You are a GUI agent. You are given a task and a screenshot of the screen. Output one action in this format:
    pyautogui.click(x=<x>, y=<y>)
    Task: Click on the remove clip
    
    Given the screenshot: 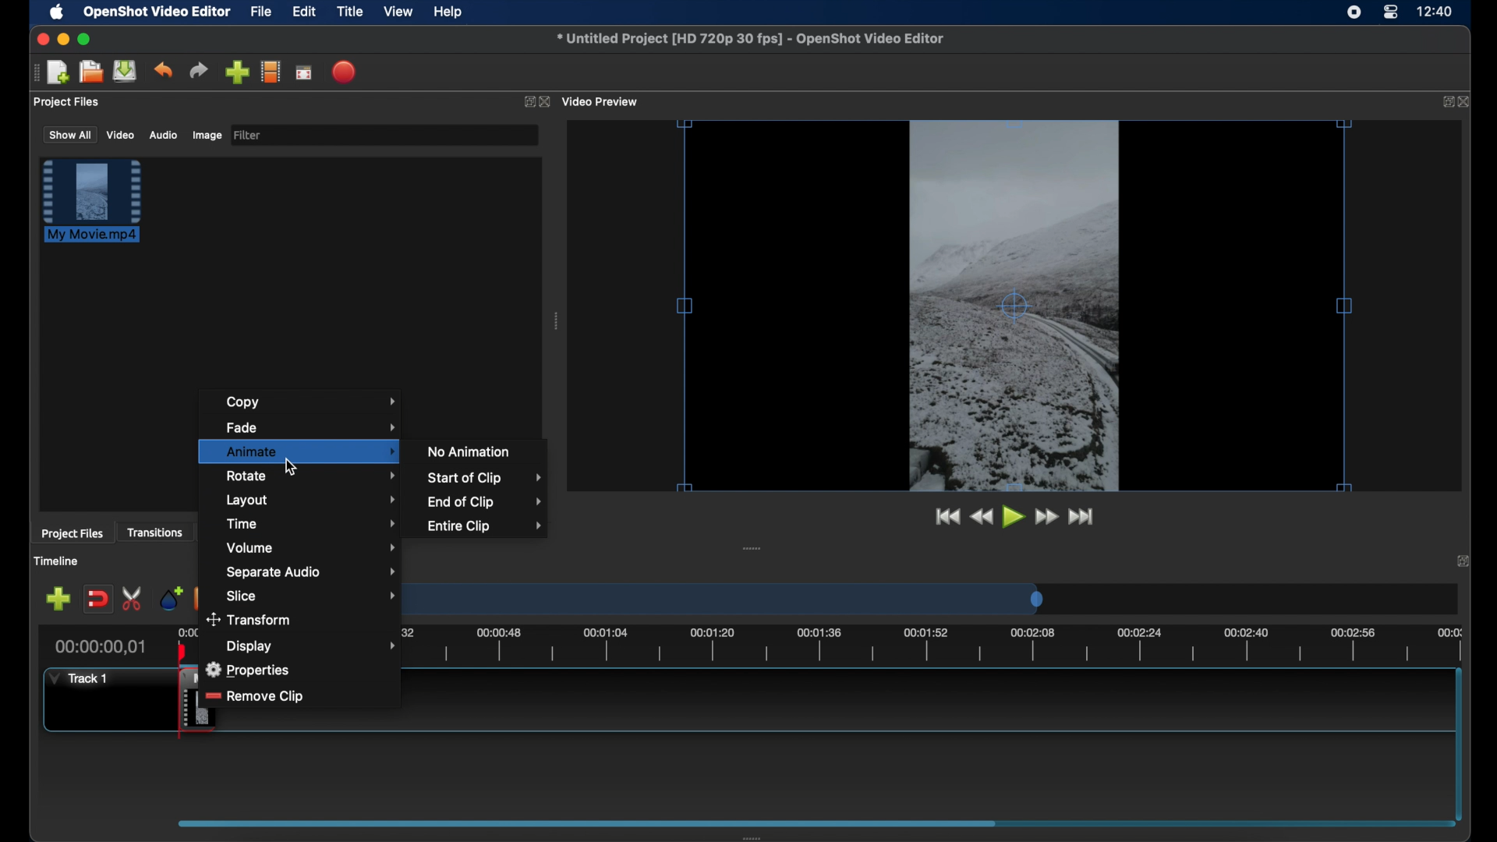 What is the action you would take?
    pyautogui.click(x=256, y=697)
    